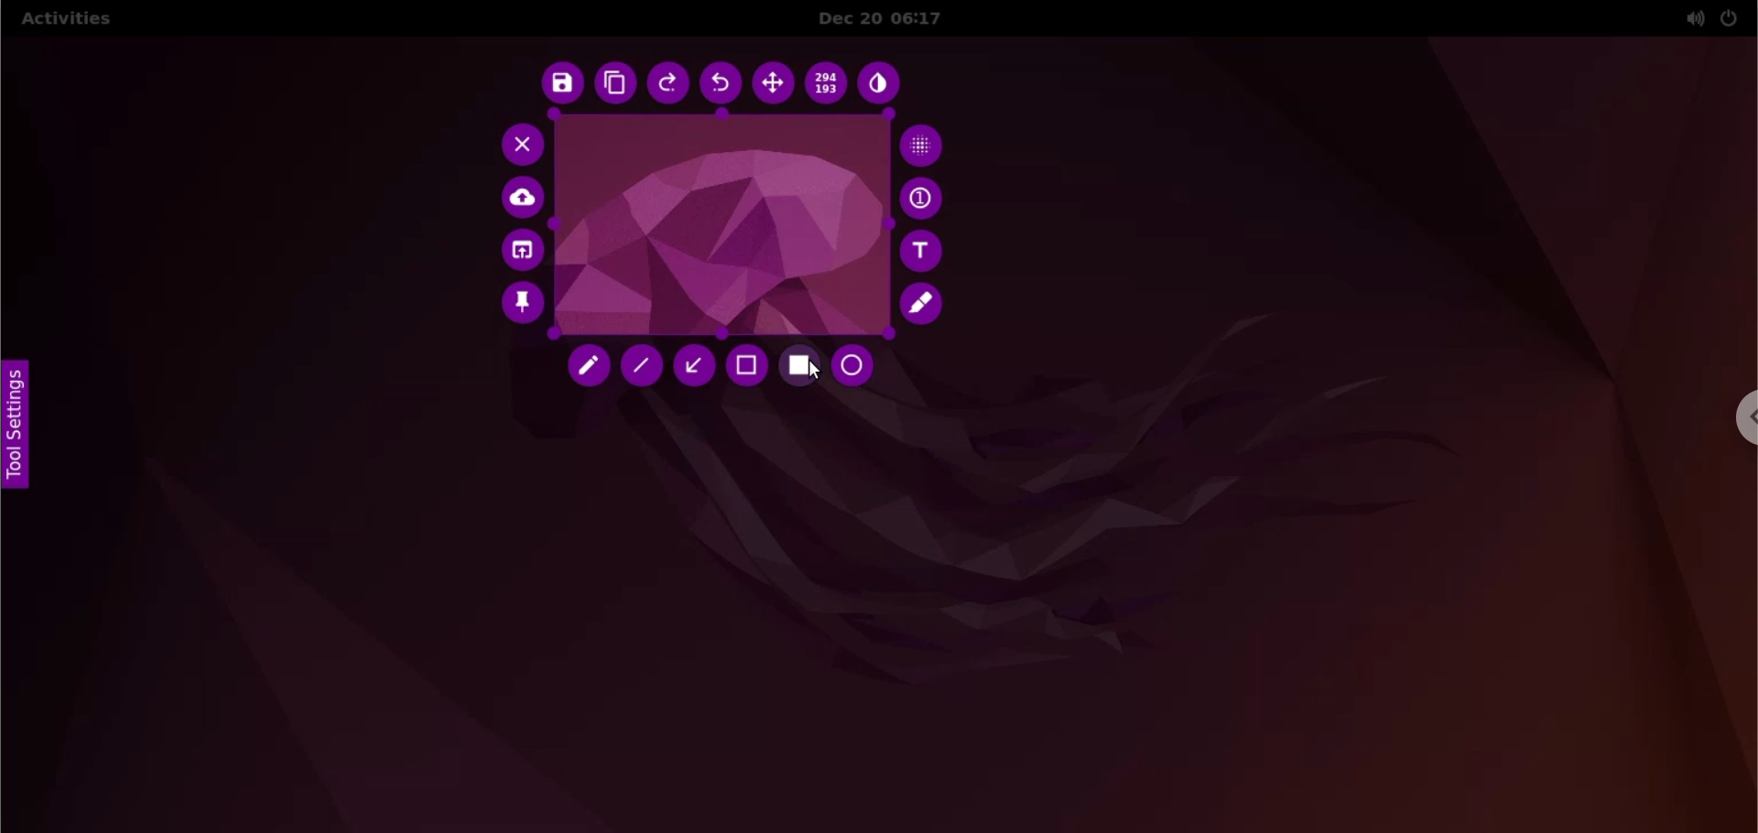 The height and width of the screenshot is (833, 1758). Describe the element at coordinates (828, 86) in the screenshot. I see `x and y coordinate value` at that location.